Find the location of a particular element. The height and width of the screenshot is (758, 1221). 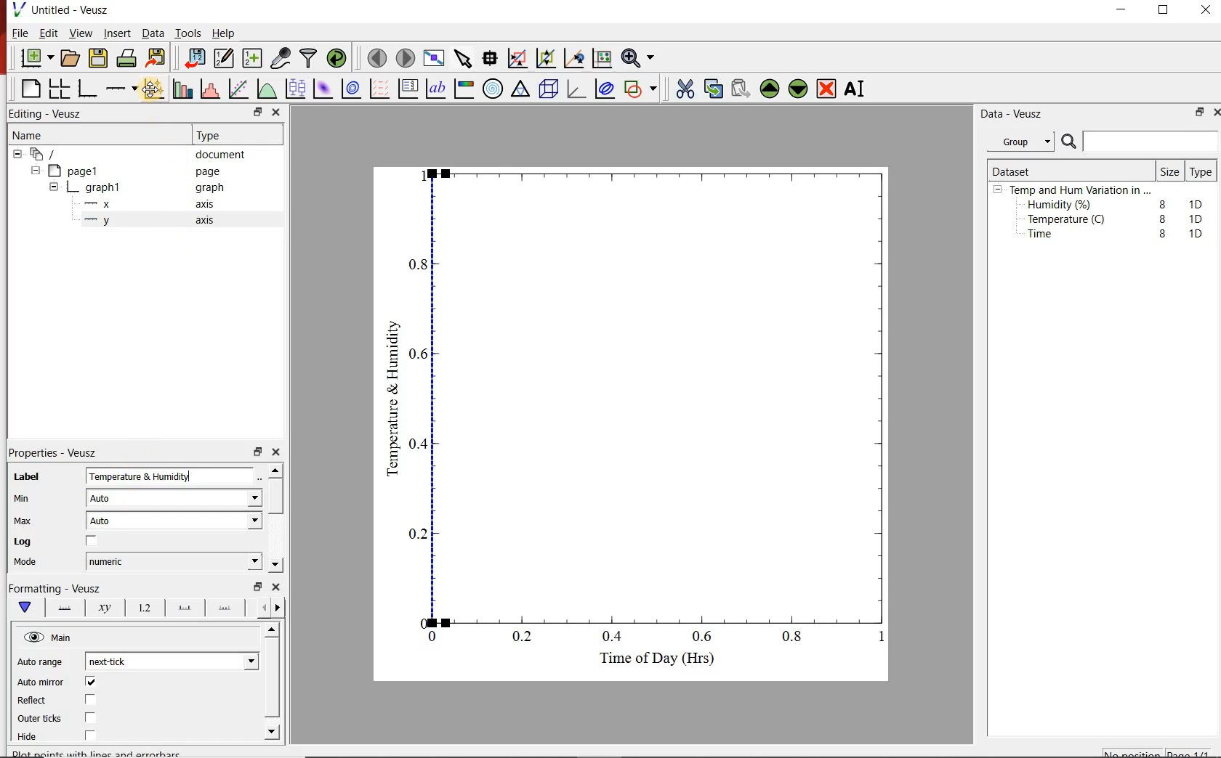

Auto is located at coordinates (108, 523).